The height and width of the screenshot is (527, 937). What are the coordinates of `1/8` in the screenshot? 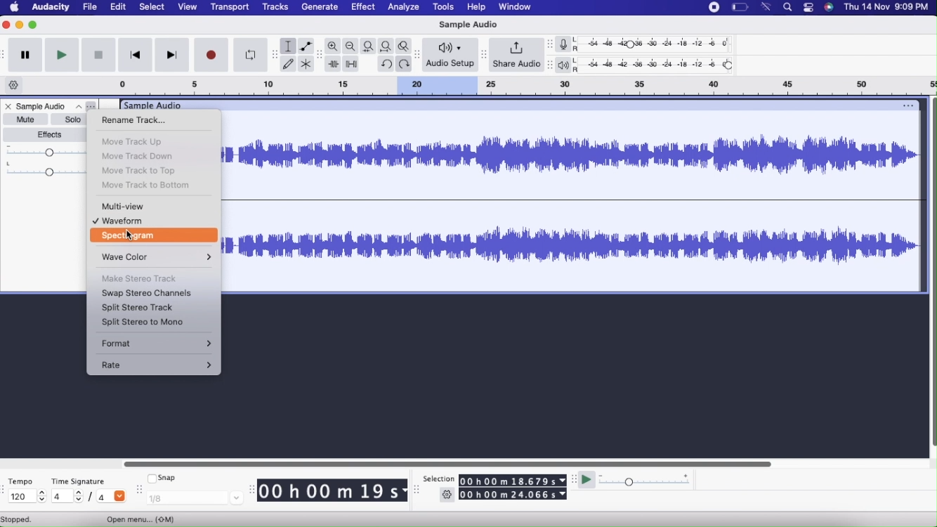 It's located at (199, 498).